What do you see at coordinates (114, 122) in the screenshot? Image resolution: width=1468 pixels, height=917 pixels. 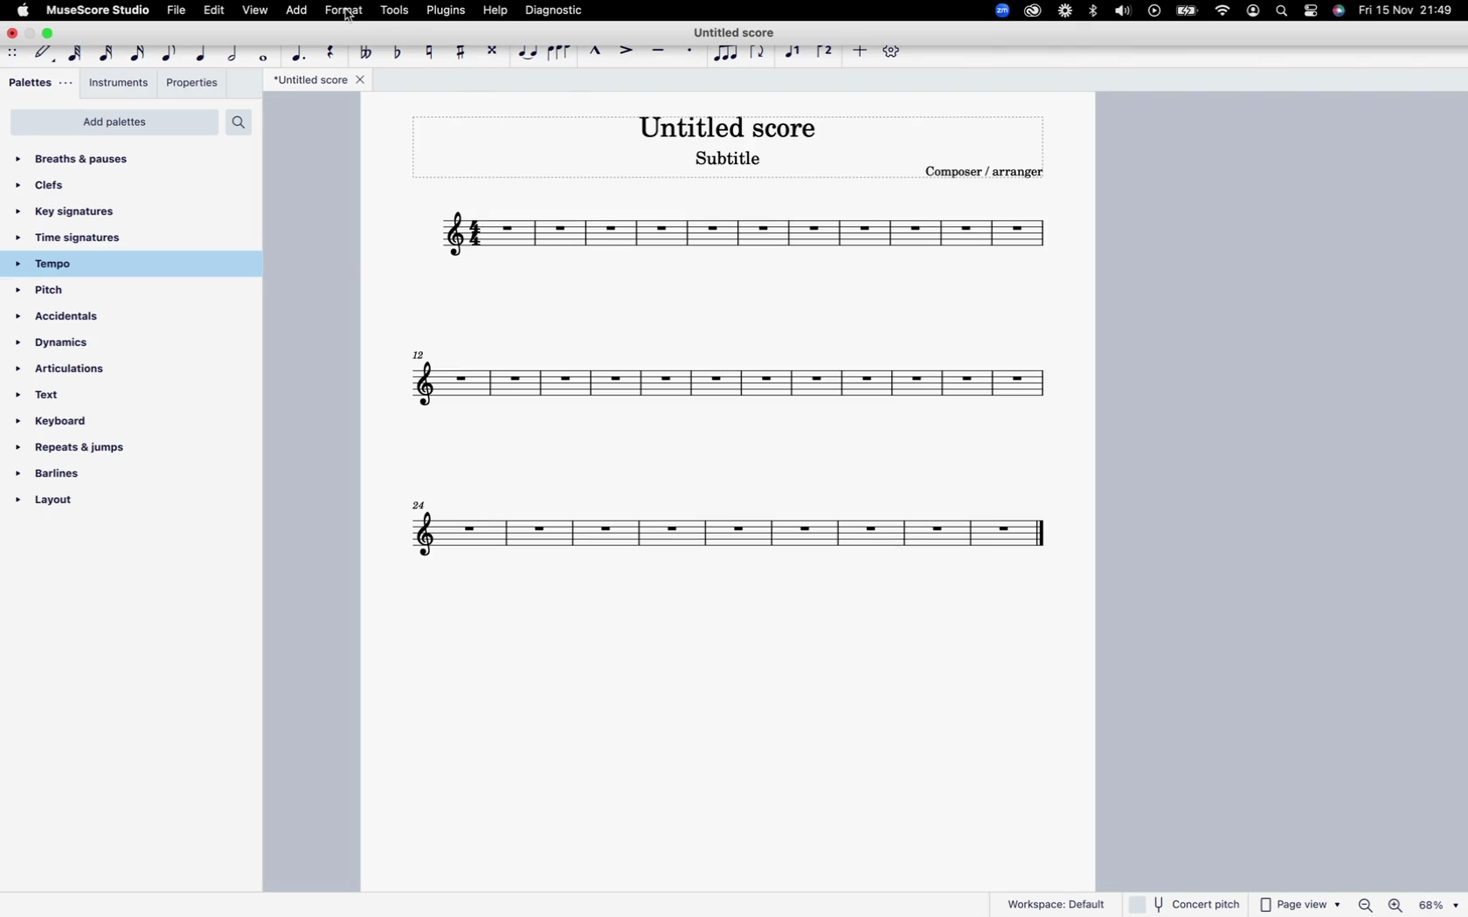 I see `add palettes` at bounding box center [114, 122].